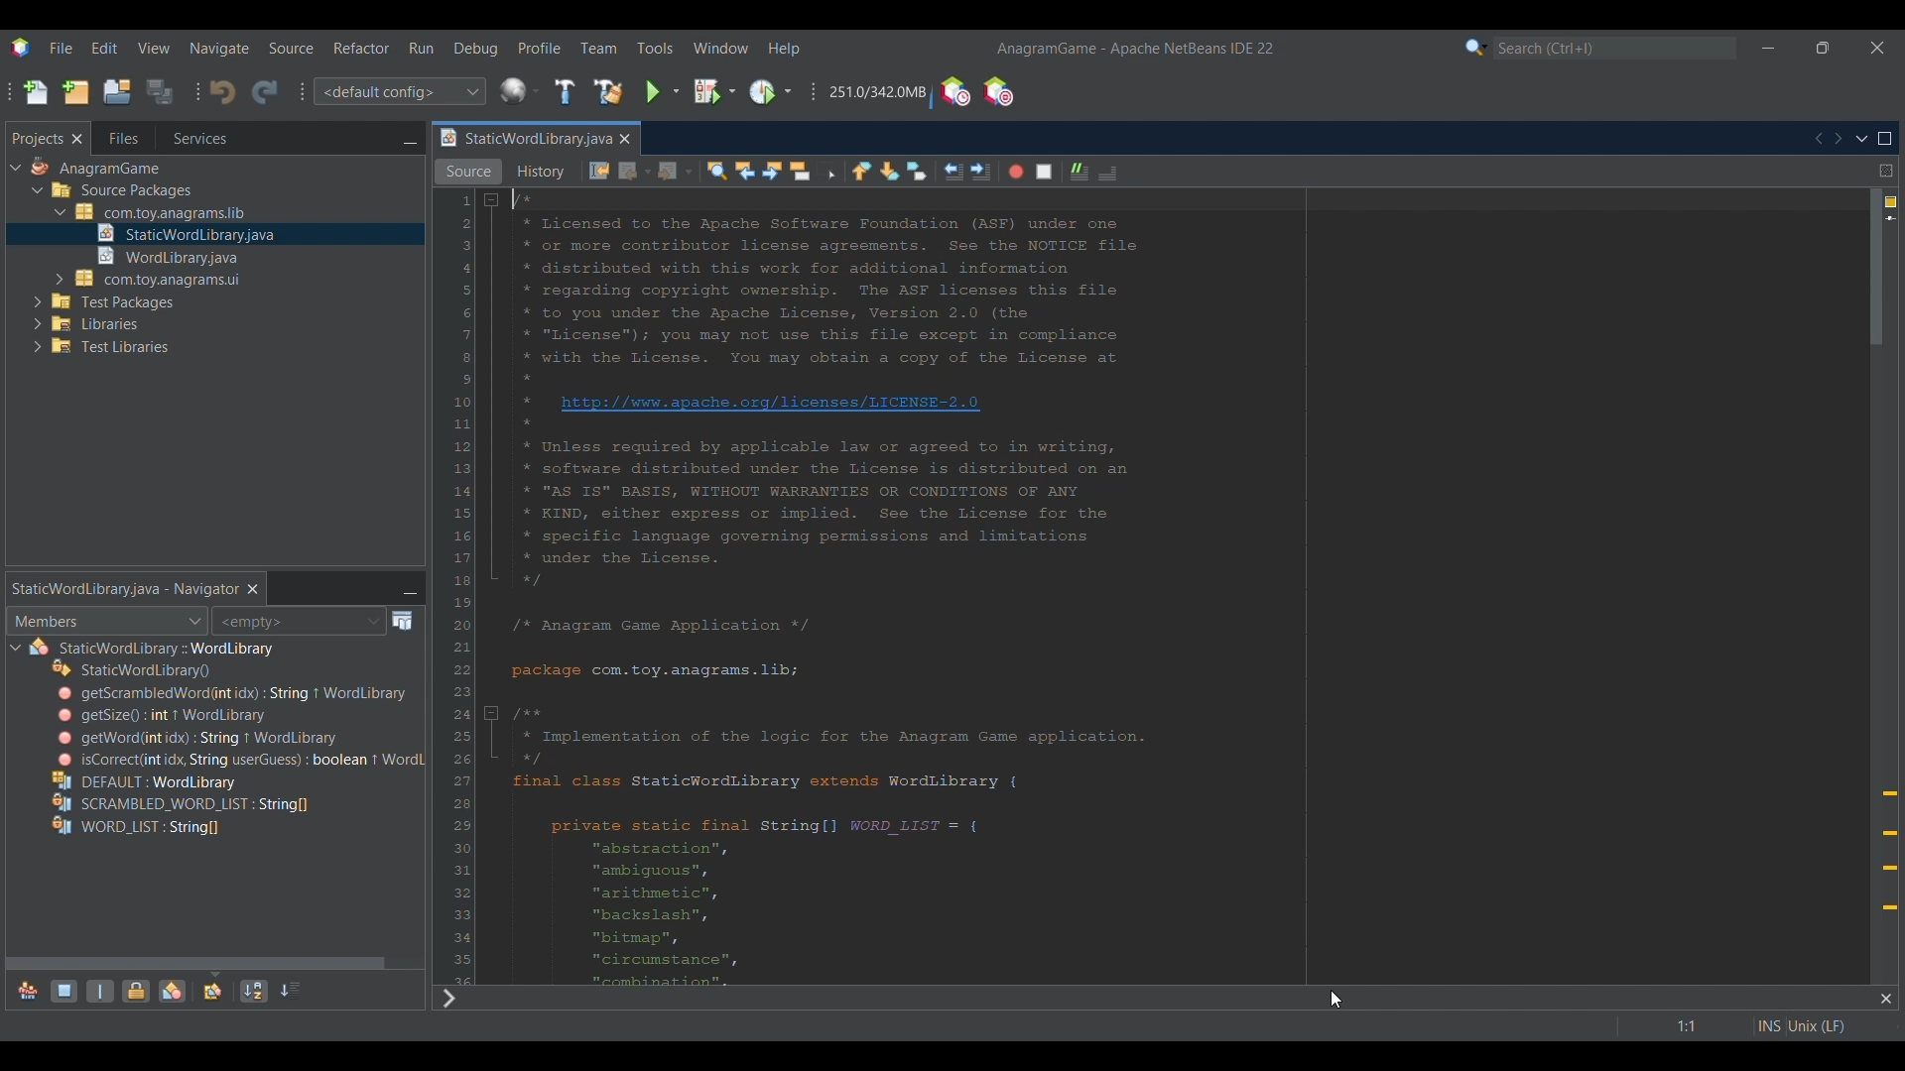  I want to click on Source view, selected, so click(469, 172).